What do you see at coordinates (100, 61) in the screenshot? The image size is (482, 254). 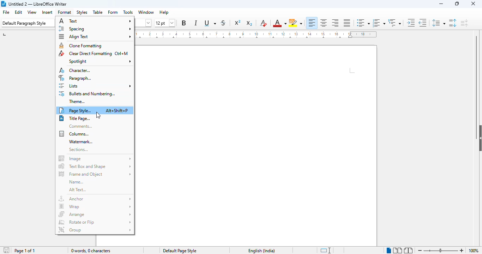 I see `spotlight` at bounding box center [100, 61].